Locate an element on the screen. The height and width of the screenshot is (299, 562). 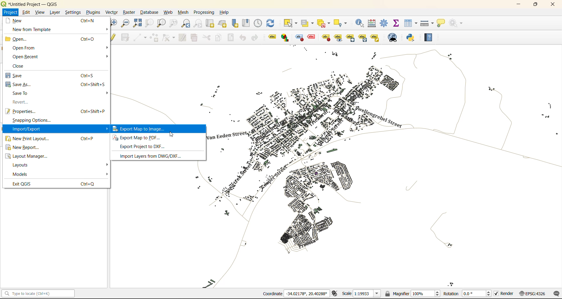
scale is located at coordinates (360, 294).